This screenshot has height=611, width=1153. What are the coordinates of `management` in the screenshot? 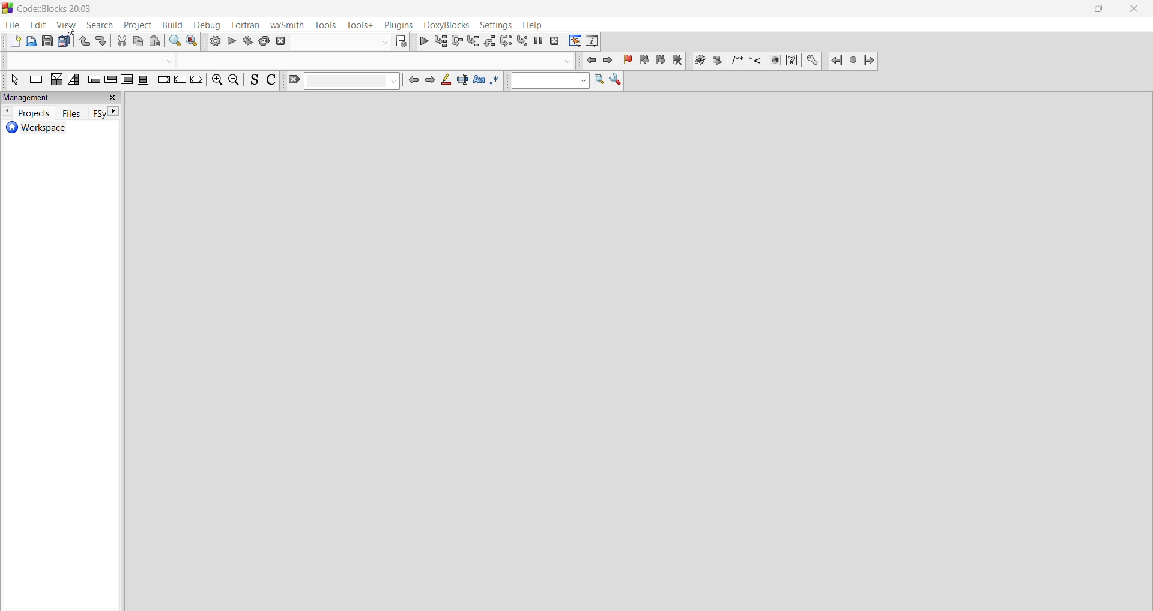 It's located at (62, 97).